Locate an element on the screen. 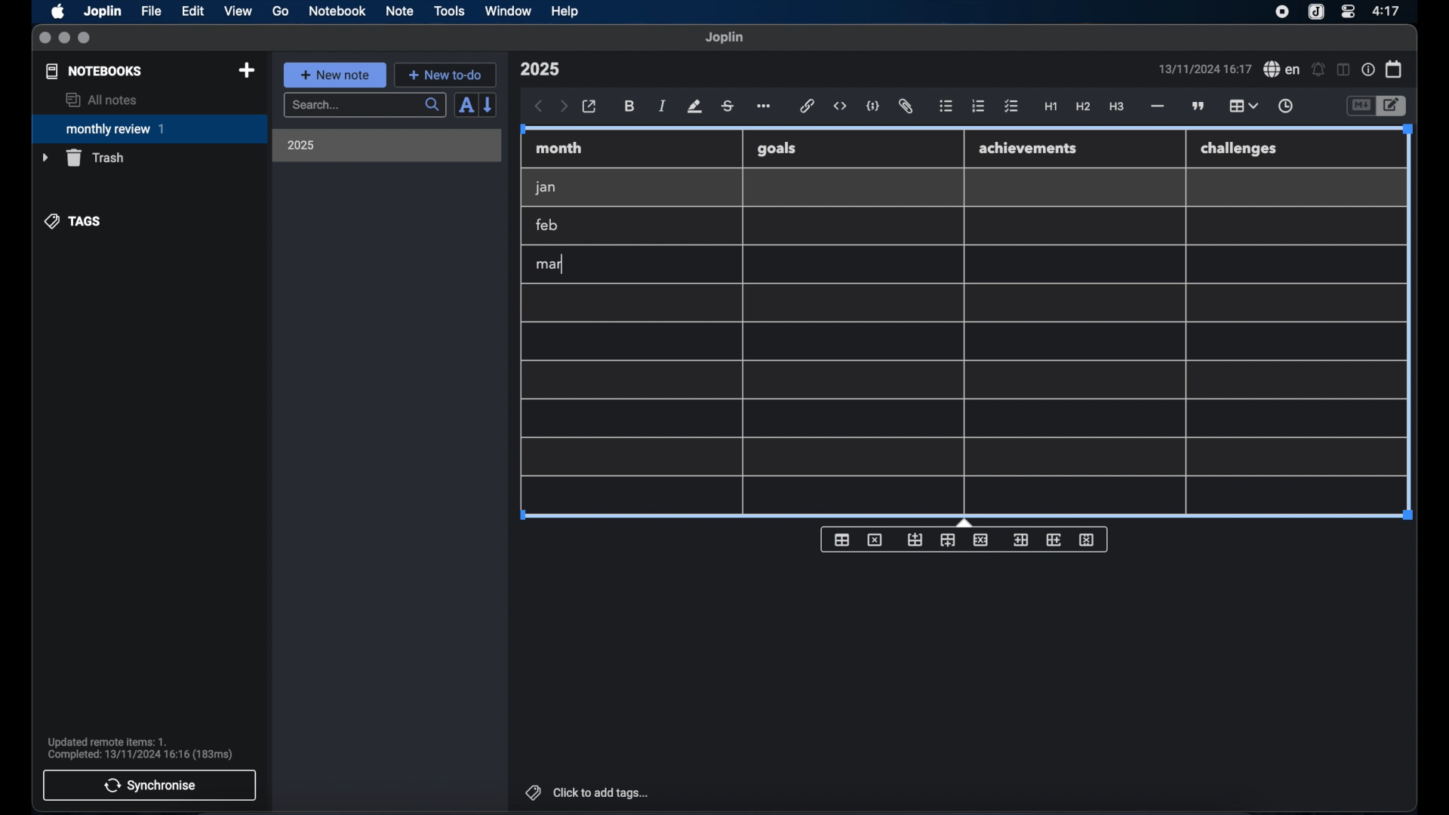 This screenshot has width=1449, height=815. horizontal rule is located at coordinates (1156, 106).